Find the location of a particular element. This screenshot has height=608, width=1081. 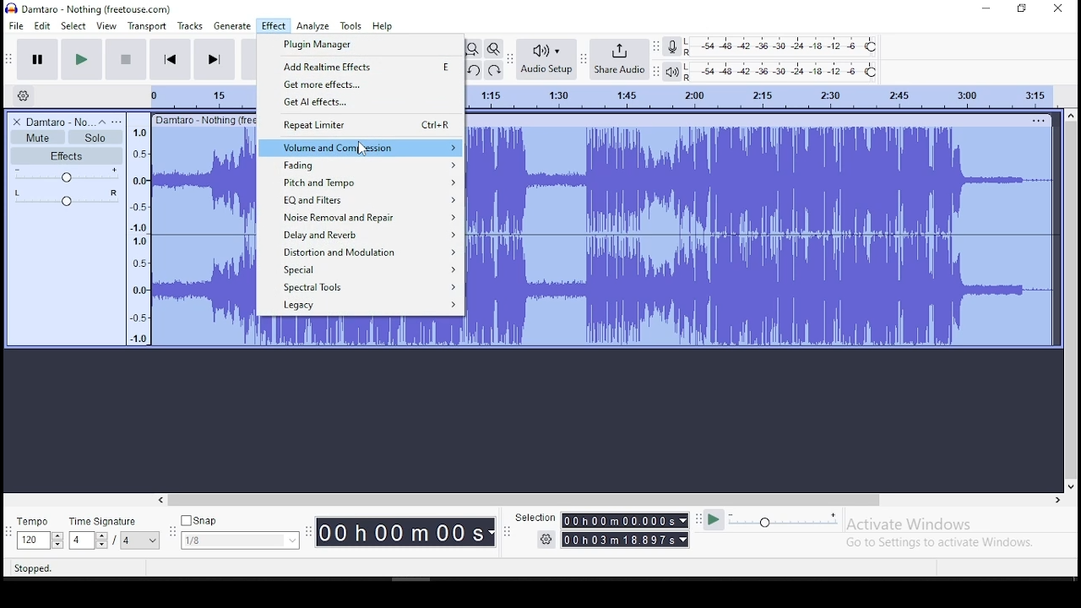

playback speed is located at coordinates (771, 522).